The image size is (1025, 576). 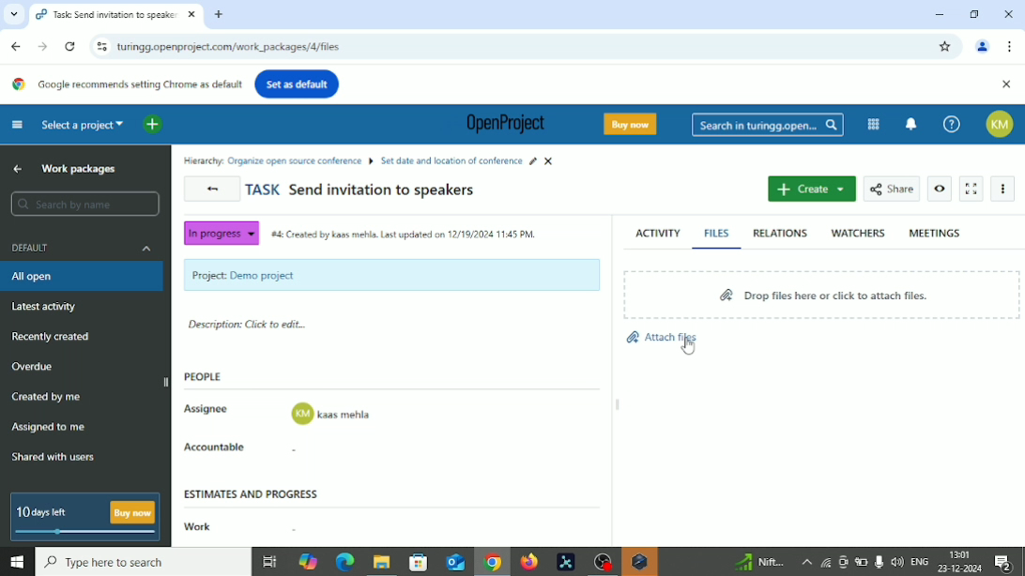 I want to click on Collapse project menu, so click(x=18, y=125).